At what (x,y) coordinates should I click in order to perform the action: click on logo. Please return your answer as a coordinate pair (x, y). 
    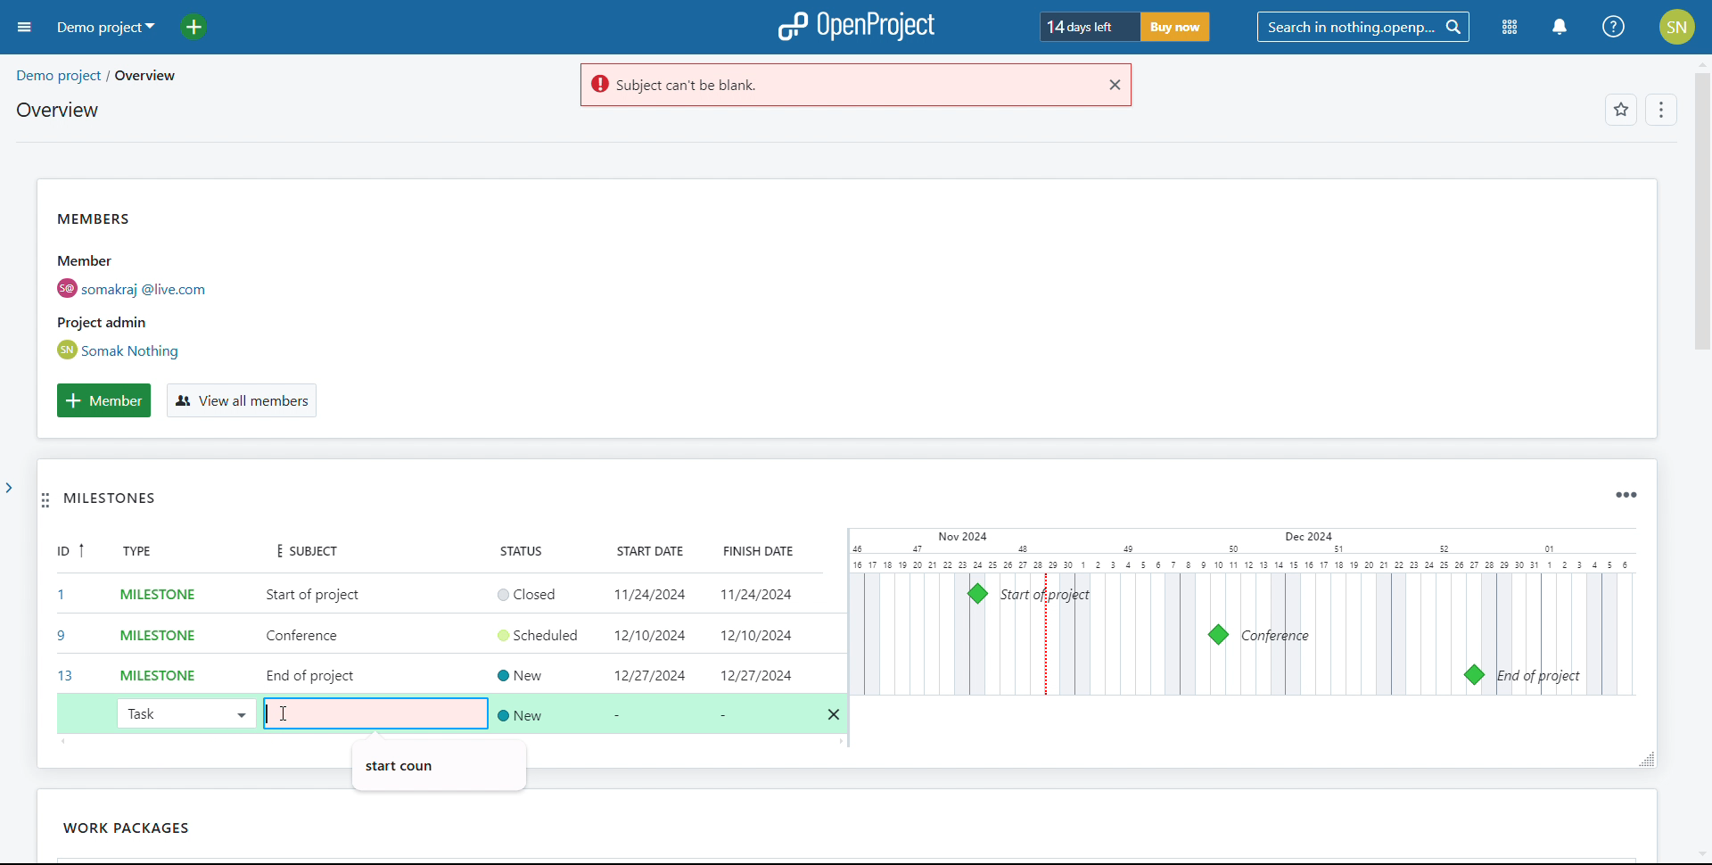
    Looking at the image, I should click on (856, 27).